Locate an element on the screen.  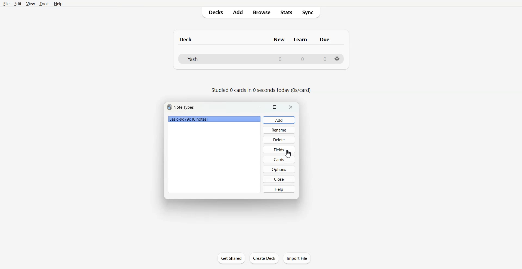
Cursor is located at coordinates (288, 154).